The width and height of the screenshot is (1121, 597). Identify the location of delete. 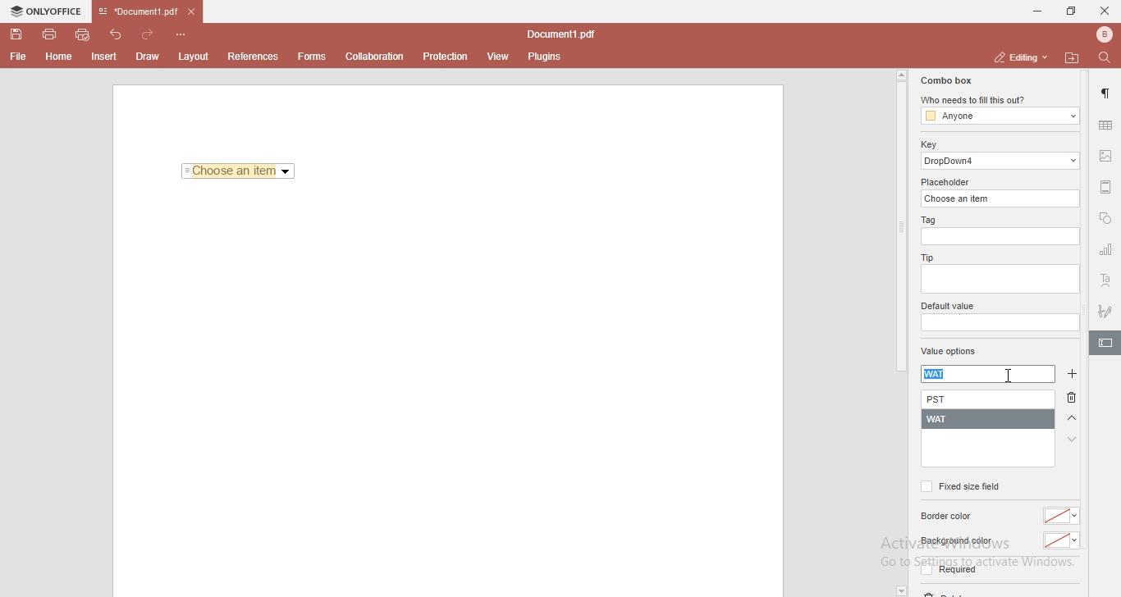
(1075, 400).